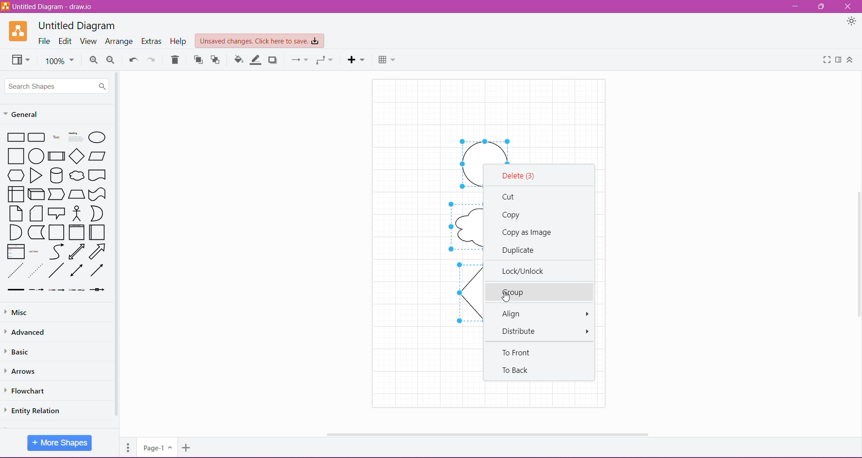  What do you see at coordinates (256, 60) in the screenshot?
I see `Line Color` at bounding box center [256, 60].